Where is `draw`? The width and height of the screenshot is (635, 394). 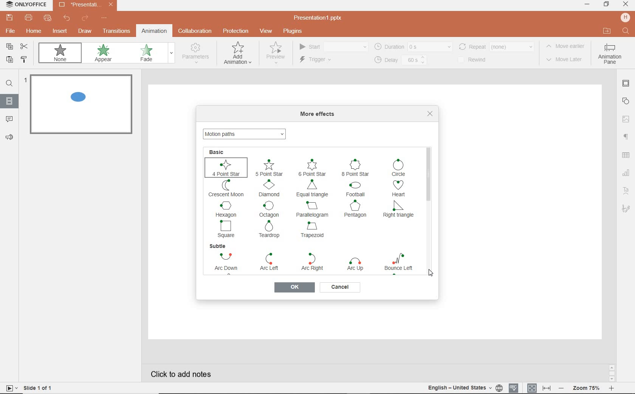
draw is located at coordinates (85, 31).